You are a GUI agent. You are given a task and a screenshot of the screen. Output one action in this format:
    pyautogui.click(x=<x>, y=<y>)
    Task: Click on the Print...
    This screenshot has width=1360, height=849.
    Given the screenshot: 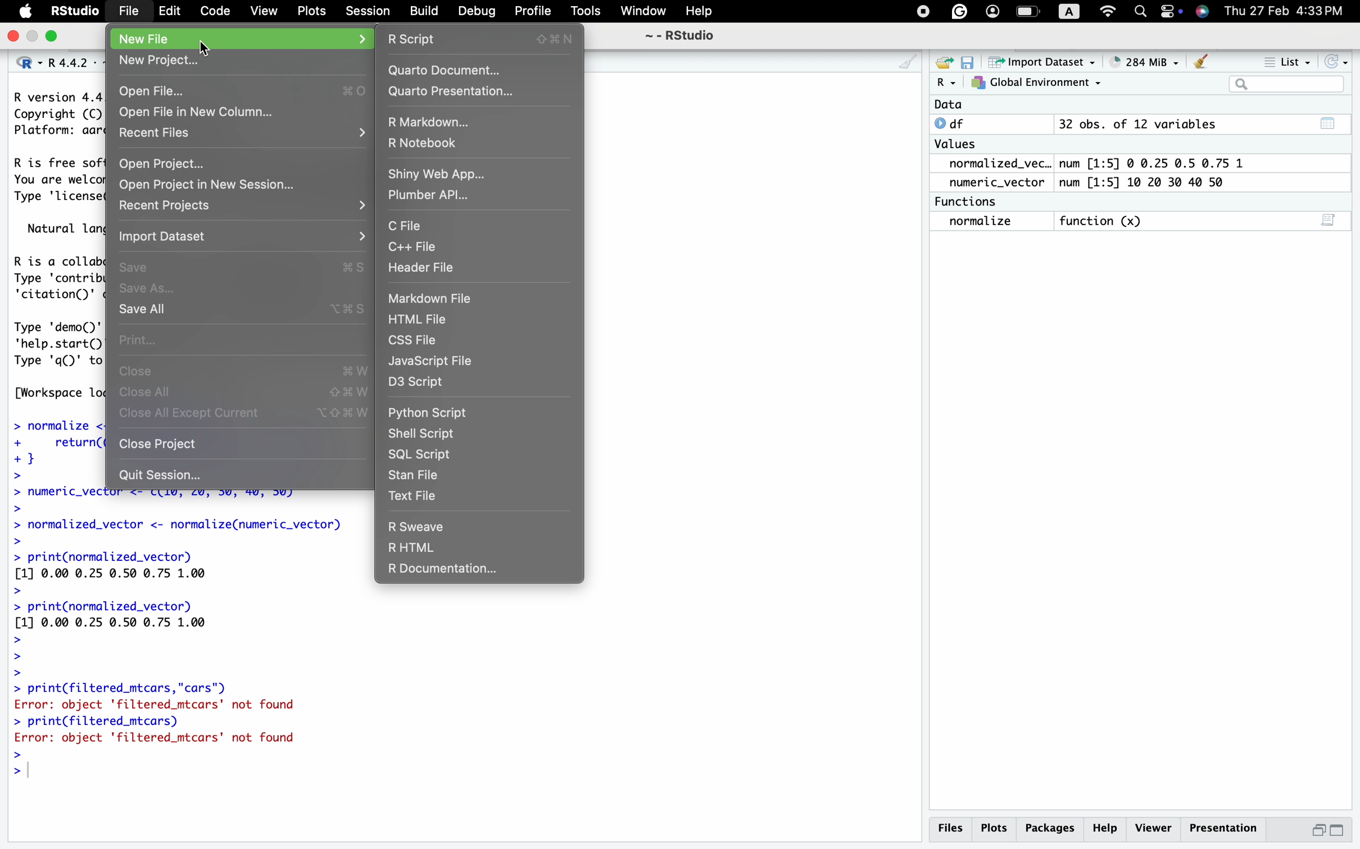 What is the action you would take?
    pyautogui.click(x=139, y=339)
    